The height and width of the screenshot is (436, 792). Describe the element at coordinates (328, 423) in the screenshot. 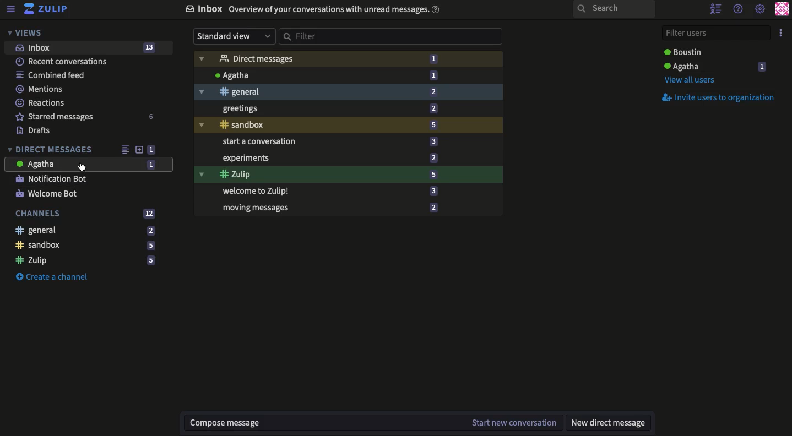

I see `Compose message` at that location.